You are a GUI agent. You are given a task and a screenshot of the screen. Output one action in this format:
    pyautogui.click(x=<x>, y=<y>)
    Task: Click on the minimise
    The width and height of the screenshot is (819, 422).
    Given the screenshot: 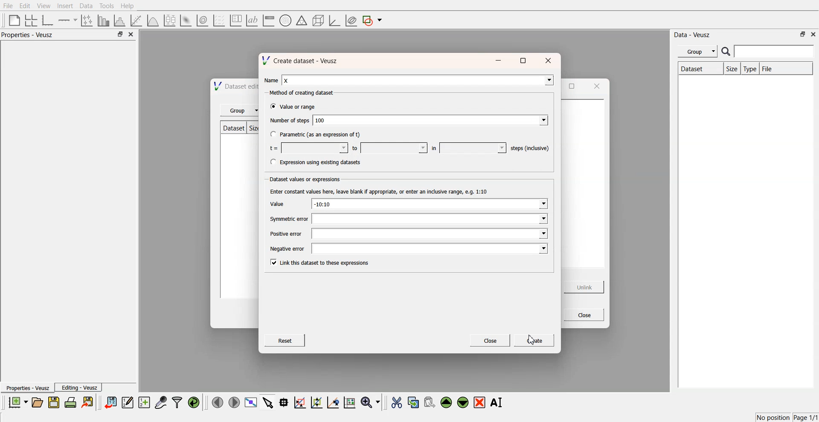 What is the action you would take?
    pyautogui.click(x=500, y=59)
    